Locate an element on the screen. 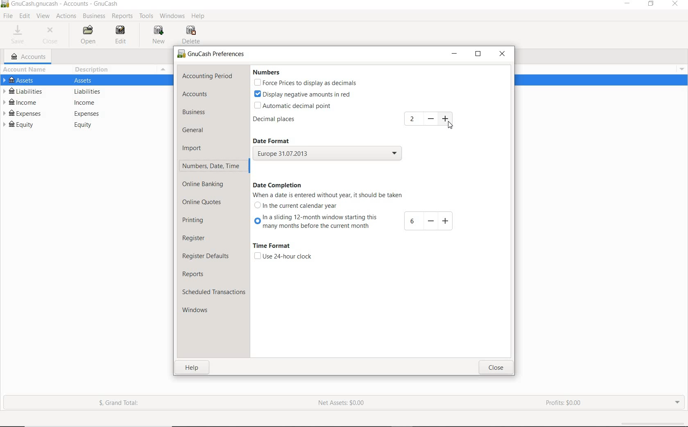 This screenshot has width=688, height=427. force prices to display as decimal is located at coordinates (305, 83).